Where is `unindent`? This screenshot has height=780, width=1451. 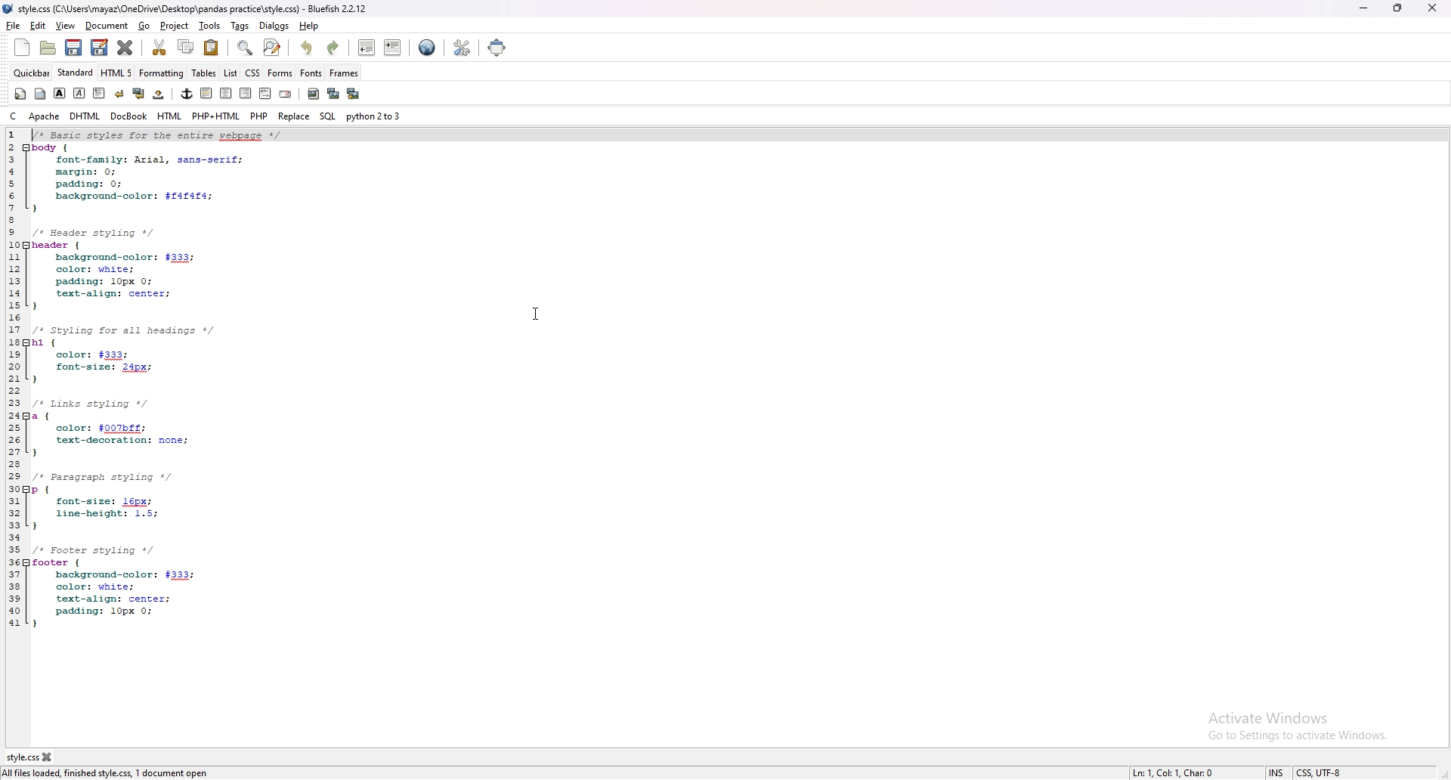
unindent is located at coordinates (368, 47).